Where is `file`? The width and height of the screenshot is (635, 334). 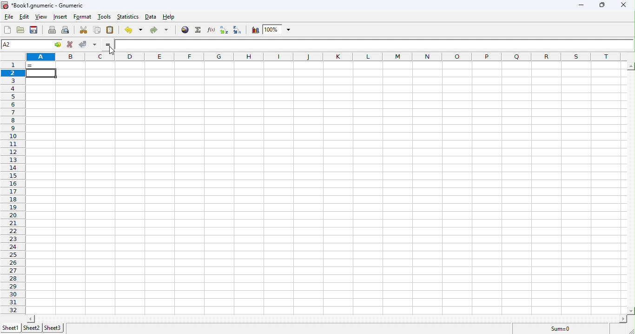 file is located at coordinates (10, 16).